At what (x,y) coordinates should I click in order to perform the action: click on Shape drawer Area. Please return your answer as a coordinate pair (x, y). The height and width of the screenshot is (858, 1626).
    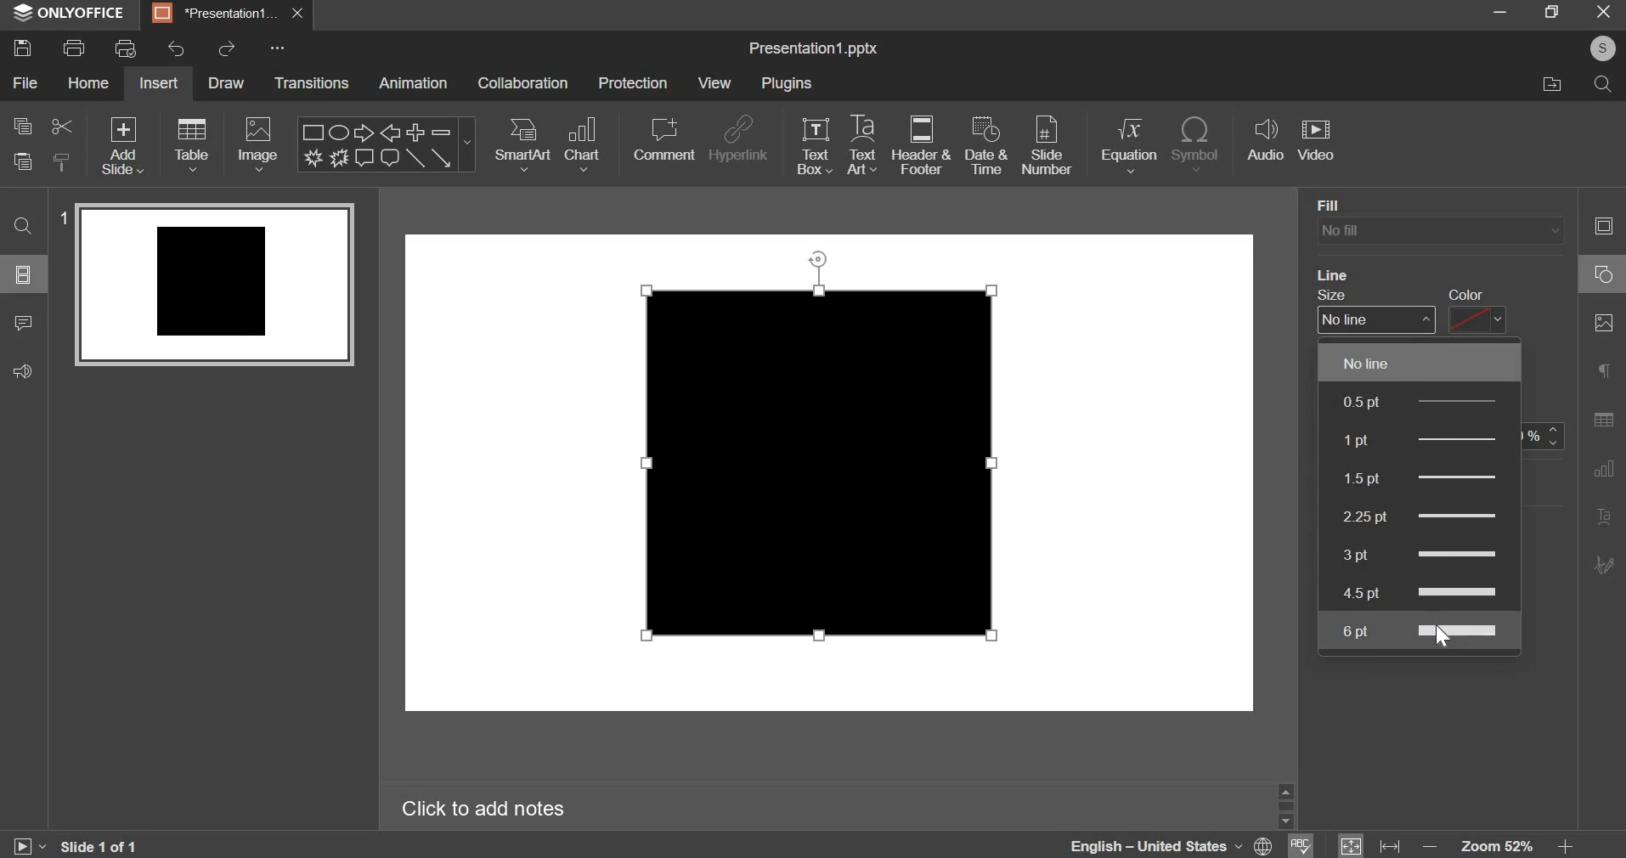
    Looking at the image, I should click on (823, 446).